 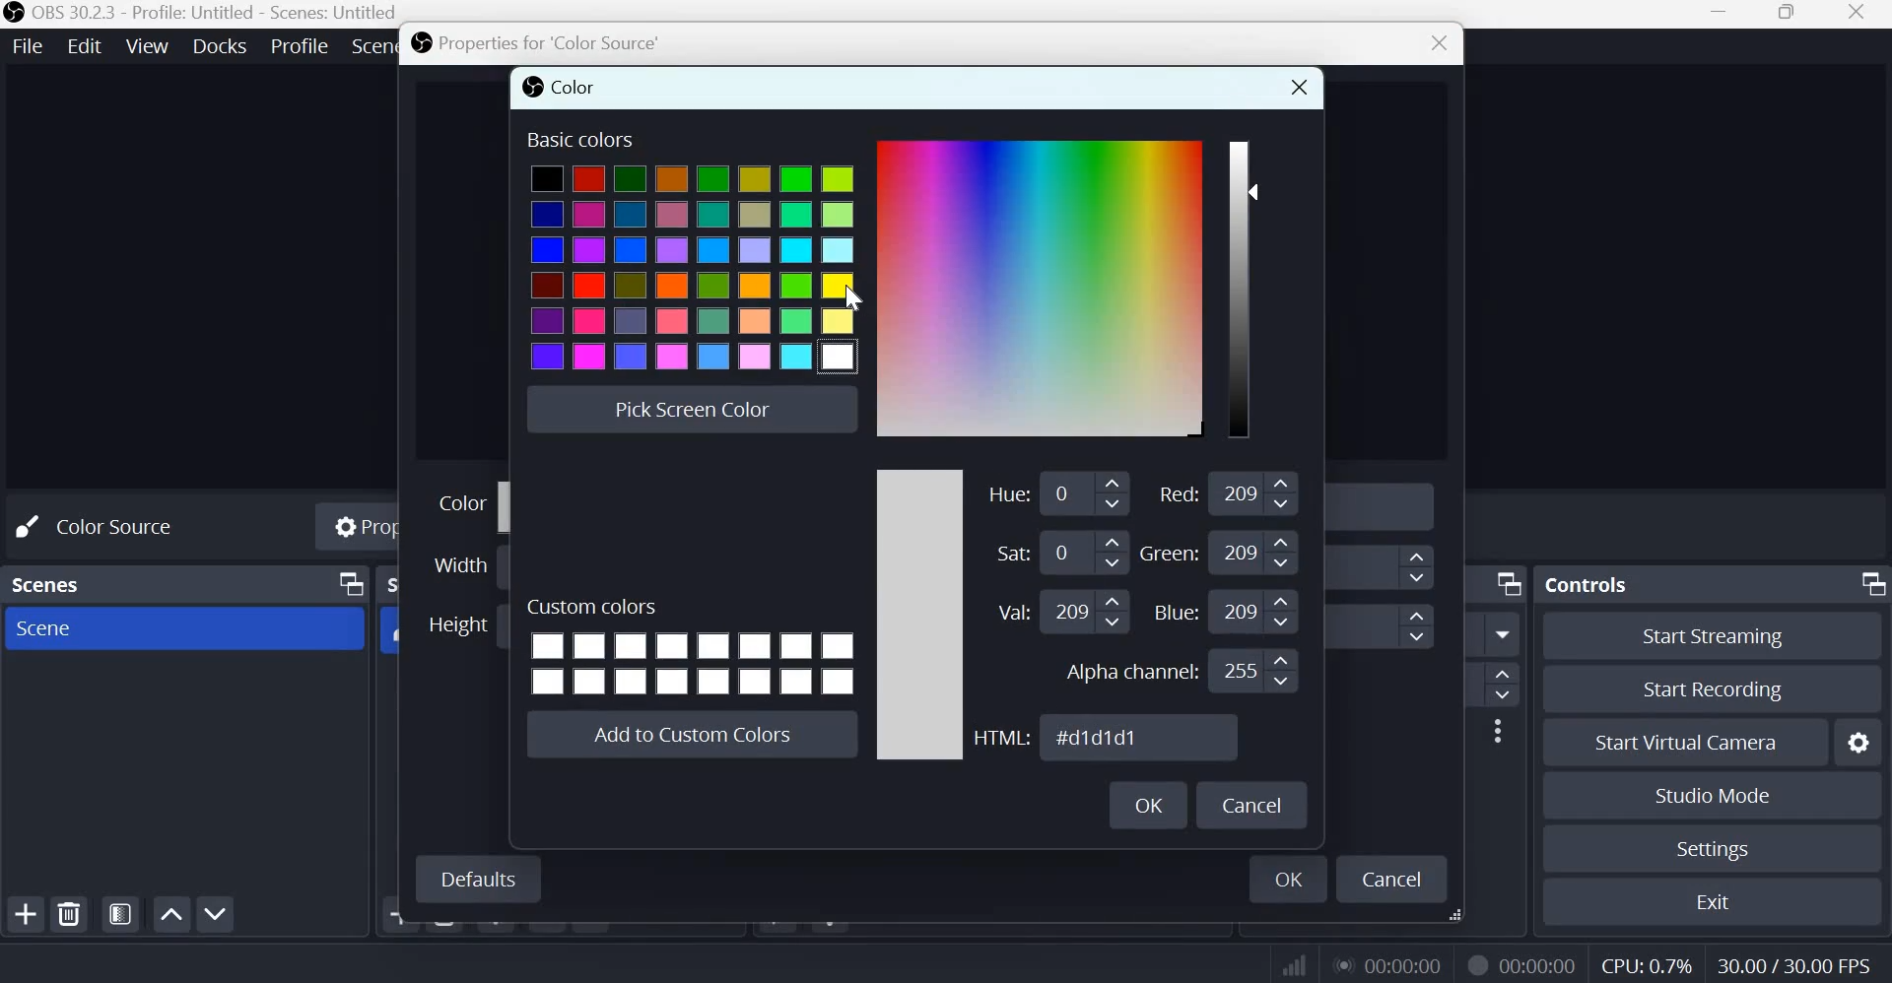 What do you see at coordinates (689, 410) in the screenshot?
I see `Pick screen color` at bounding box center [689, 410].